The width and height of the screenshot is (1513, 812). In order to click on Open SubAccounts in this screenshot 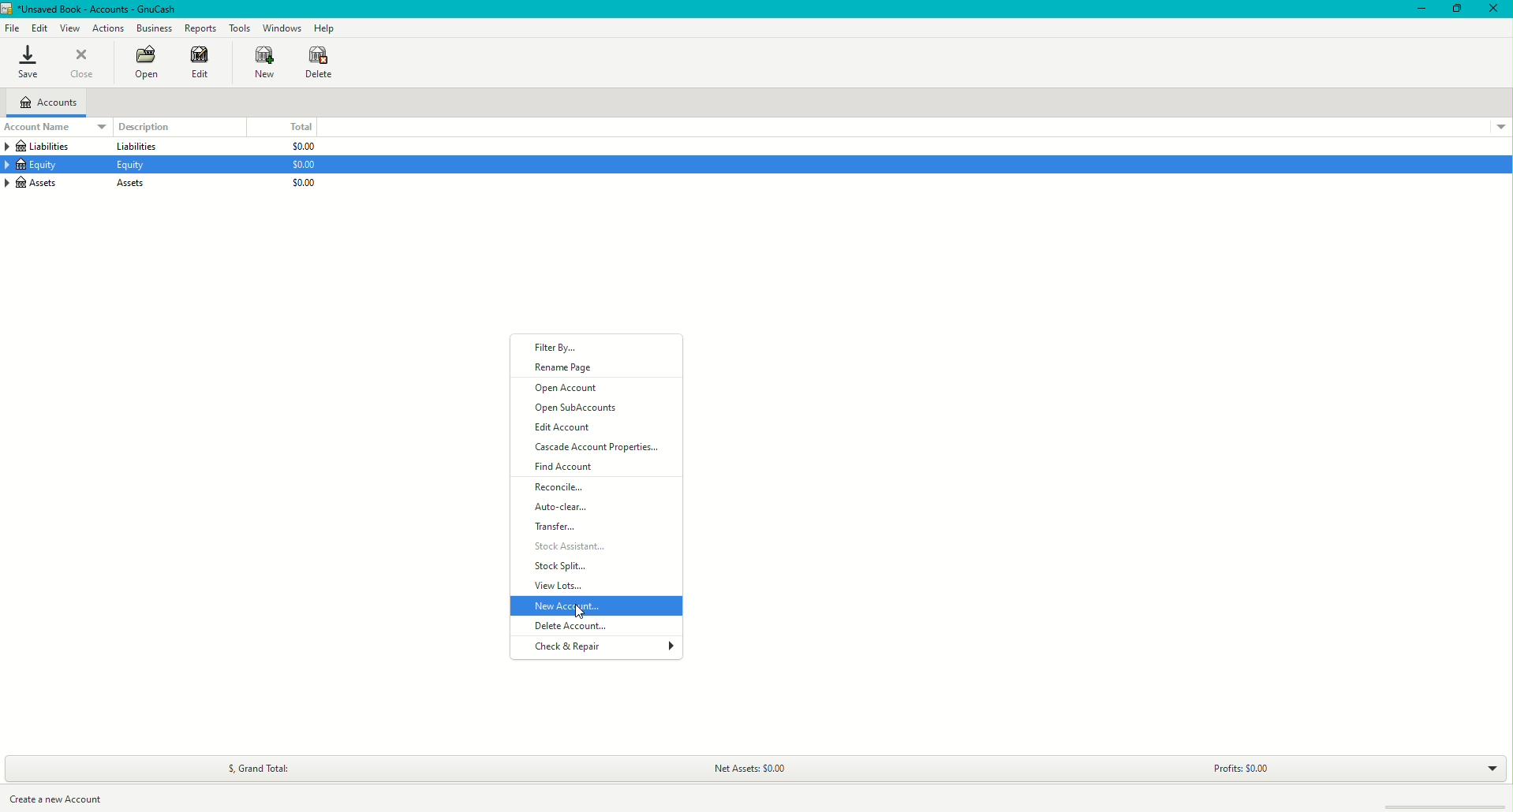, I will do `click(575, 408)`.